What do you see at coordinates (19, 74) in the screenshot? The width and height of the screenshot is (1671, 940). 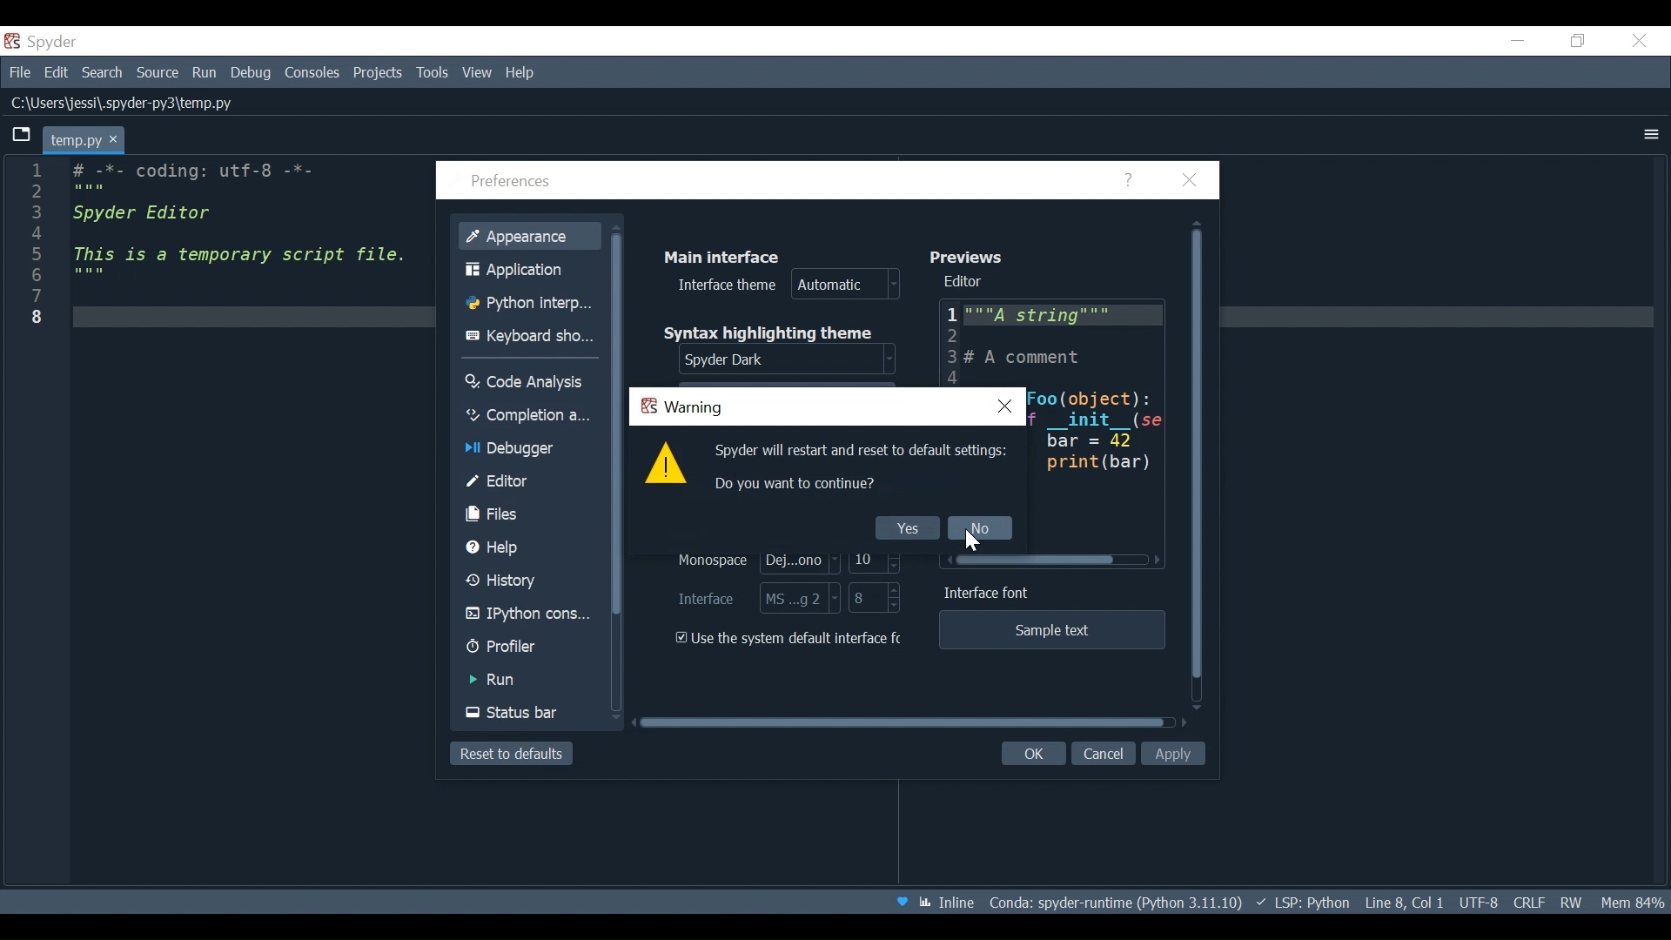 I see `File` at bounding box center [19, 74].